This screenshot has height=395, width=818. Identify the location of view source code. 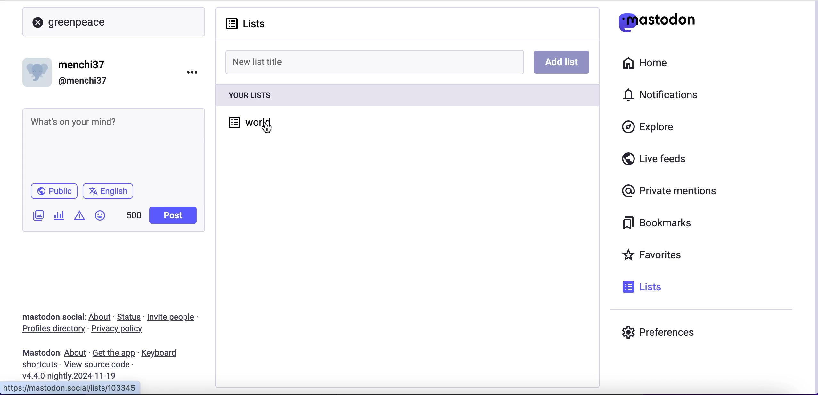
(99, 365).